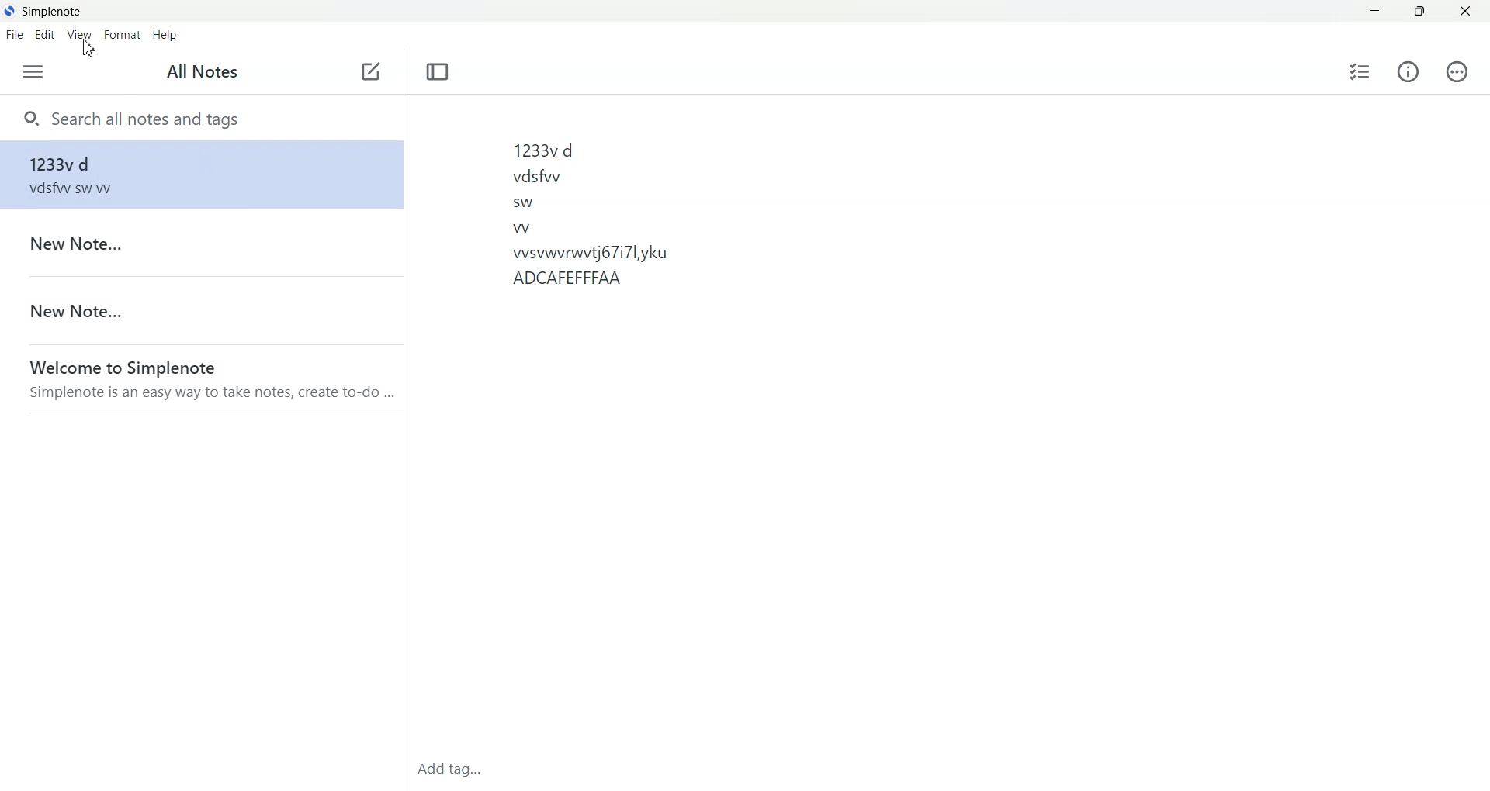 The image size is (1490, 791). Describe the element at coordinates (33, 71) in the screenshot. I see `open sidebar` at that location.